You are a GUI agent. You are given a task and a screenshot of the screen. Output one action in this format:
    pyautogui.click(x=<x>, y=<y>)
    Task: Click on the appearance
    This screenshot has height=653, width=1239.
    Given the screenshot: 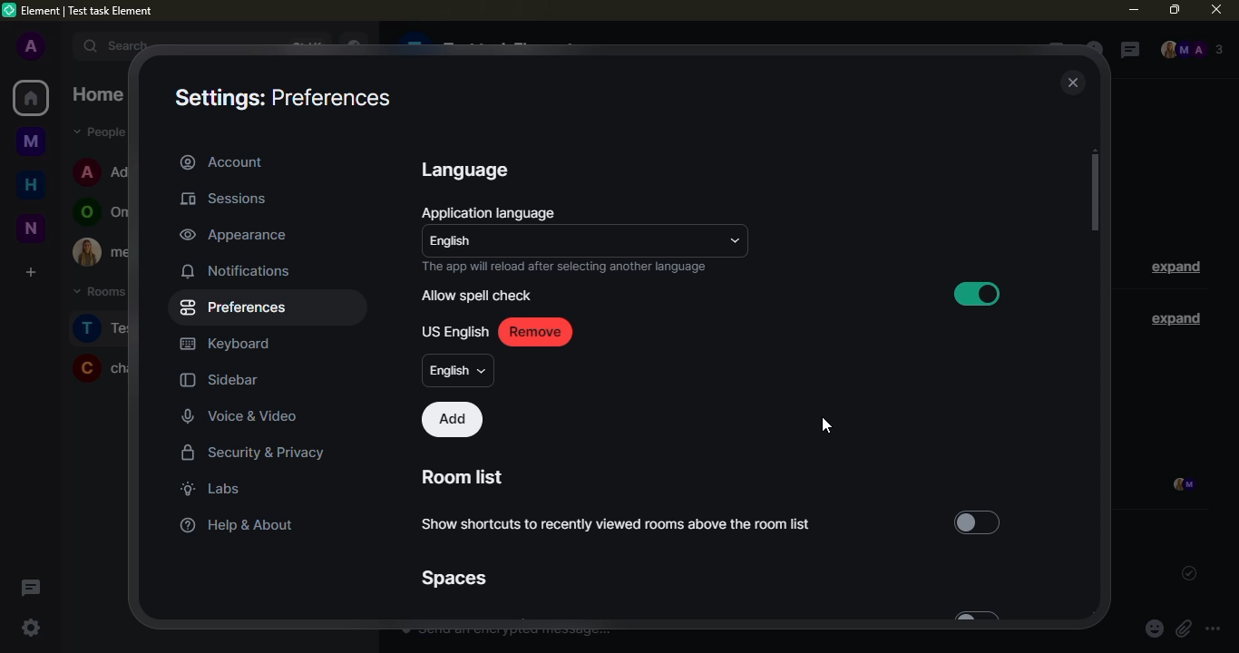 What is the action you would take?
    pyautogui.click(x=234, y=234)
    